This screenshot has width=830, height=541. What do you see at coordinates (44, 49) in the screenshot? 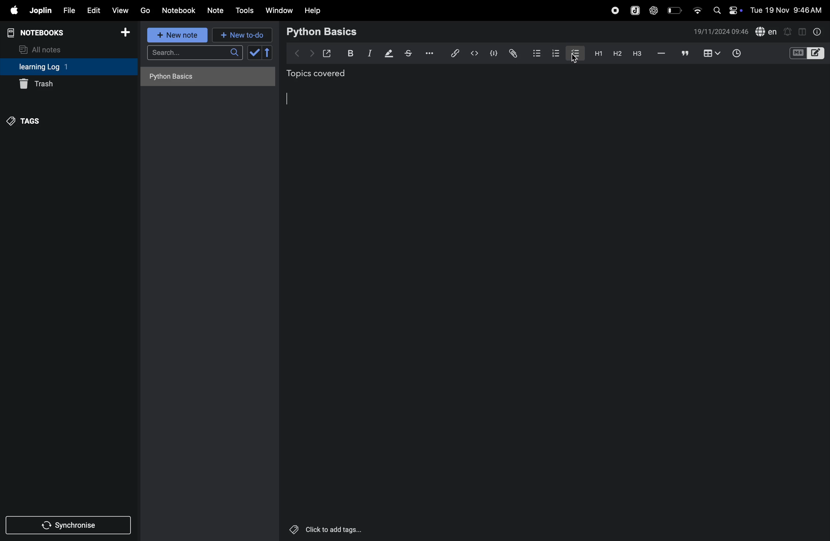
I see `all notes` at bounding box center [44, 49].